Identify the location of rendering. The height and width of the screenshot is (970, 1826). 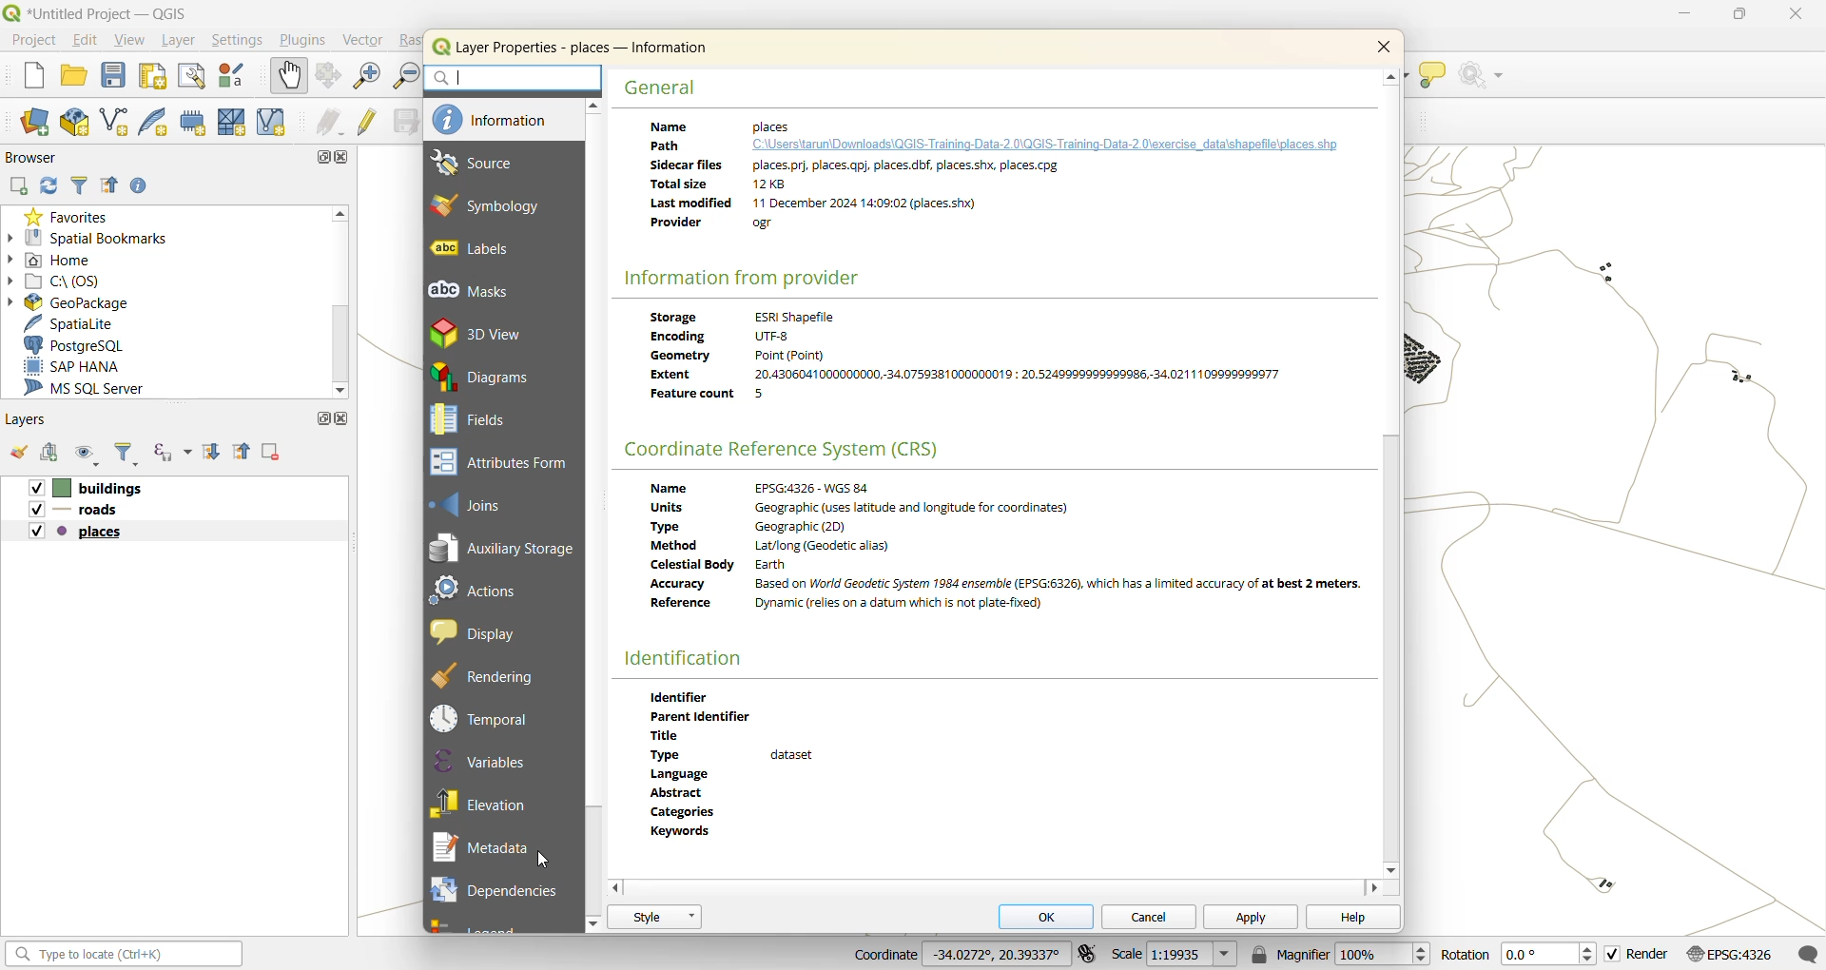
(485, 674).